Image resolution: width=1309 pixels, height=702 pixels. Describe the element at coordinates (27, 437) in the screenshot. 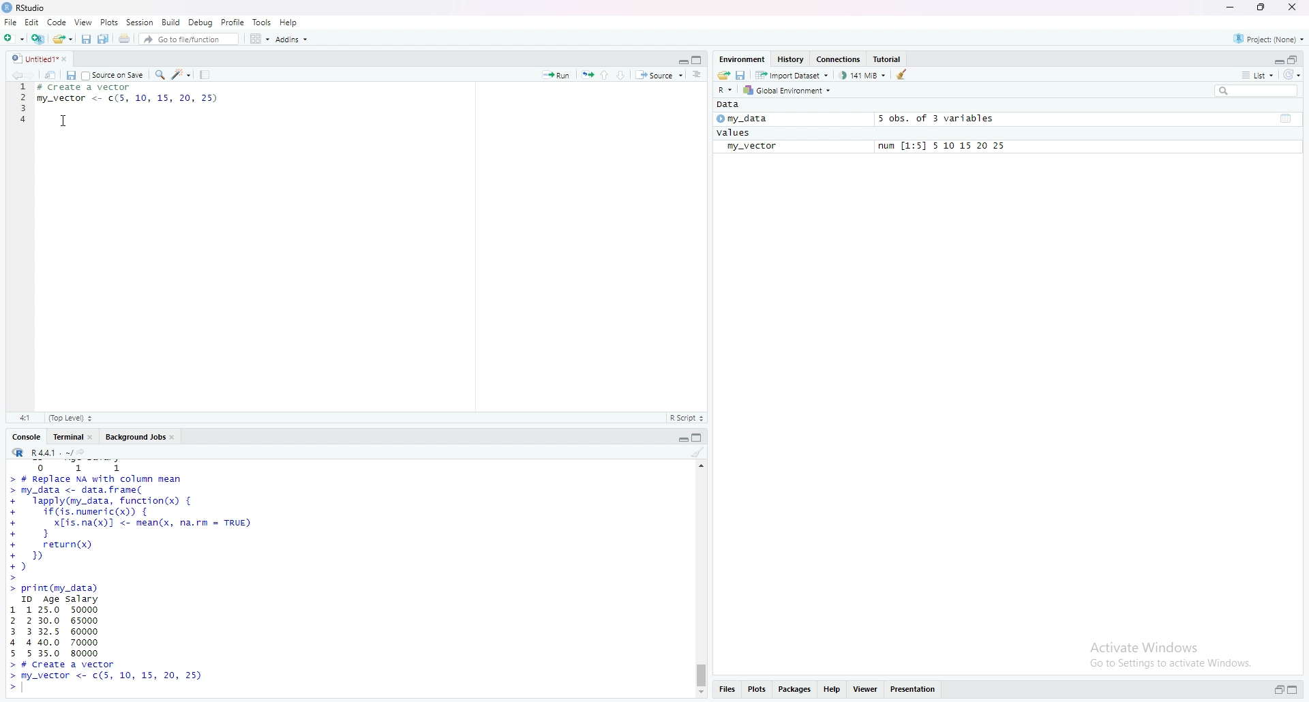

I see `console` at that location.